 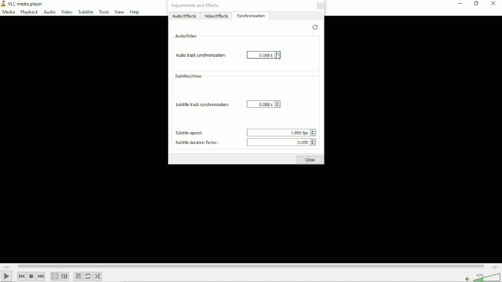 What do you see at coordinates (492, 4) in the screenshot?
I see `Close` at bounding box center [492, 4].